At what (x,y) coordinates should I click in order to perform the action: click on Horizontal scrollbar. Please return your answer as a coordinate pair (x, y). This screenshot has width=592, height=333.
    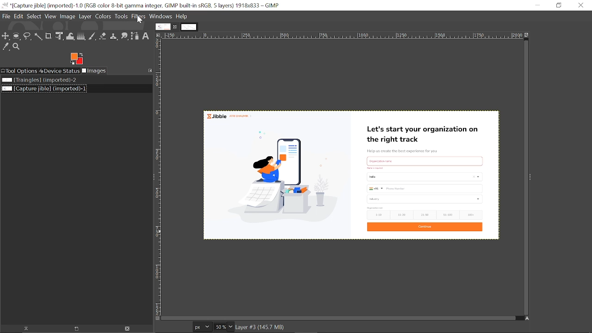
    Looking at the image, I should click on (338, 318).